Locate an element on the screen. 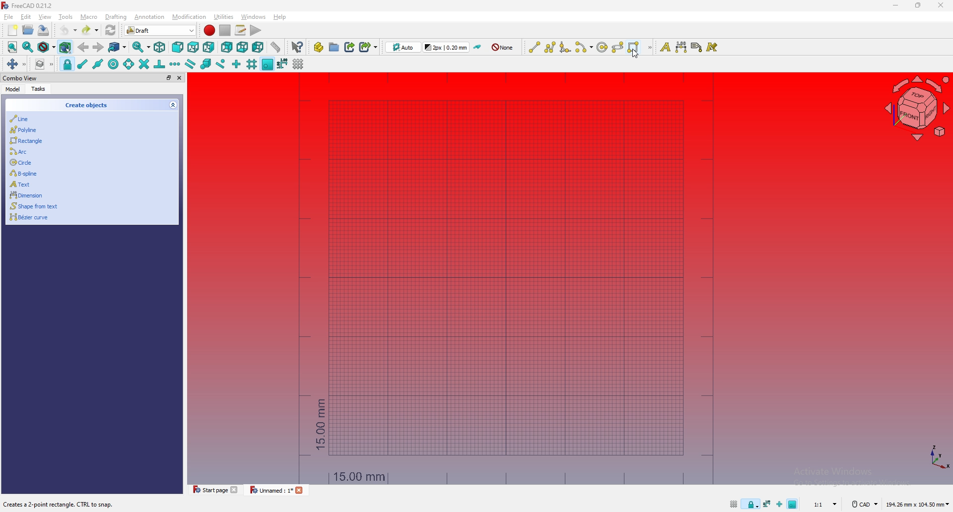  minimize is located at coordinates (896, 5).